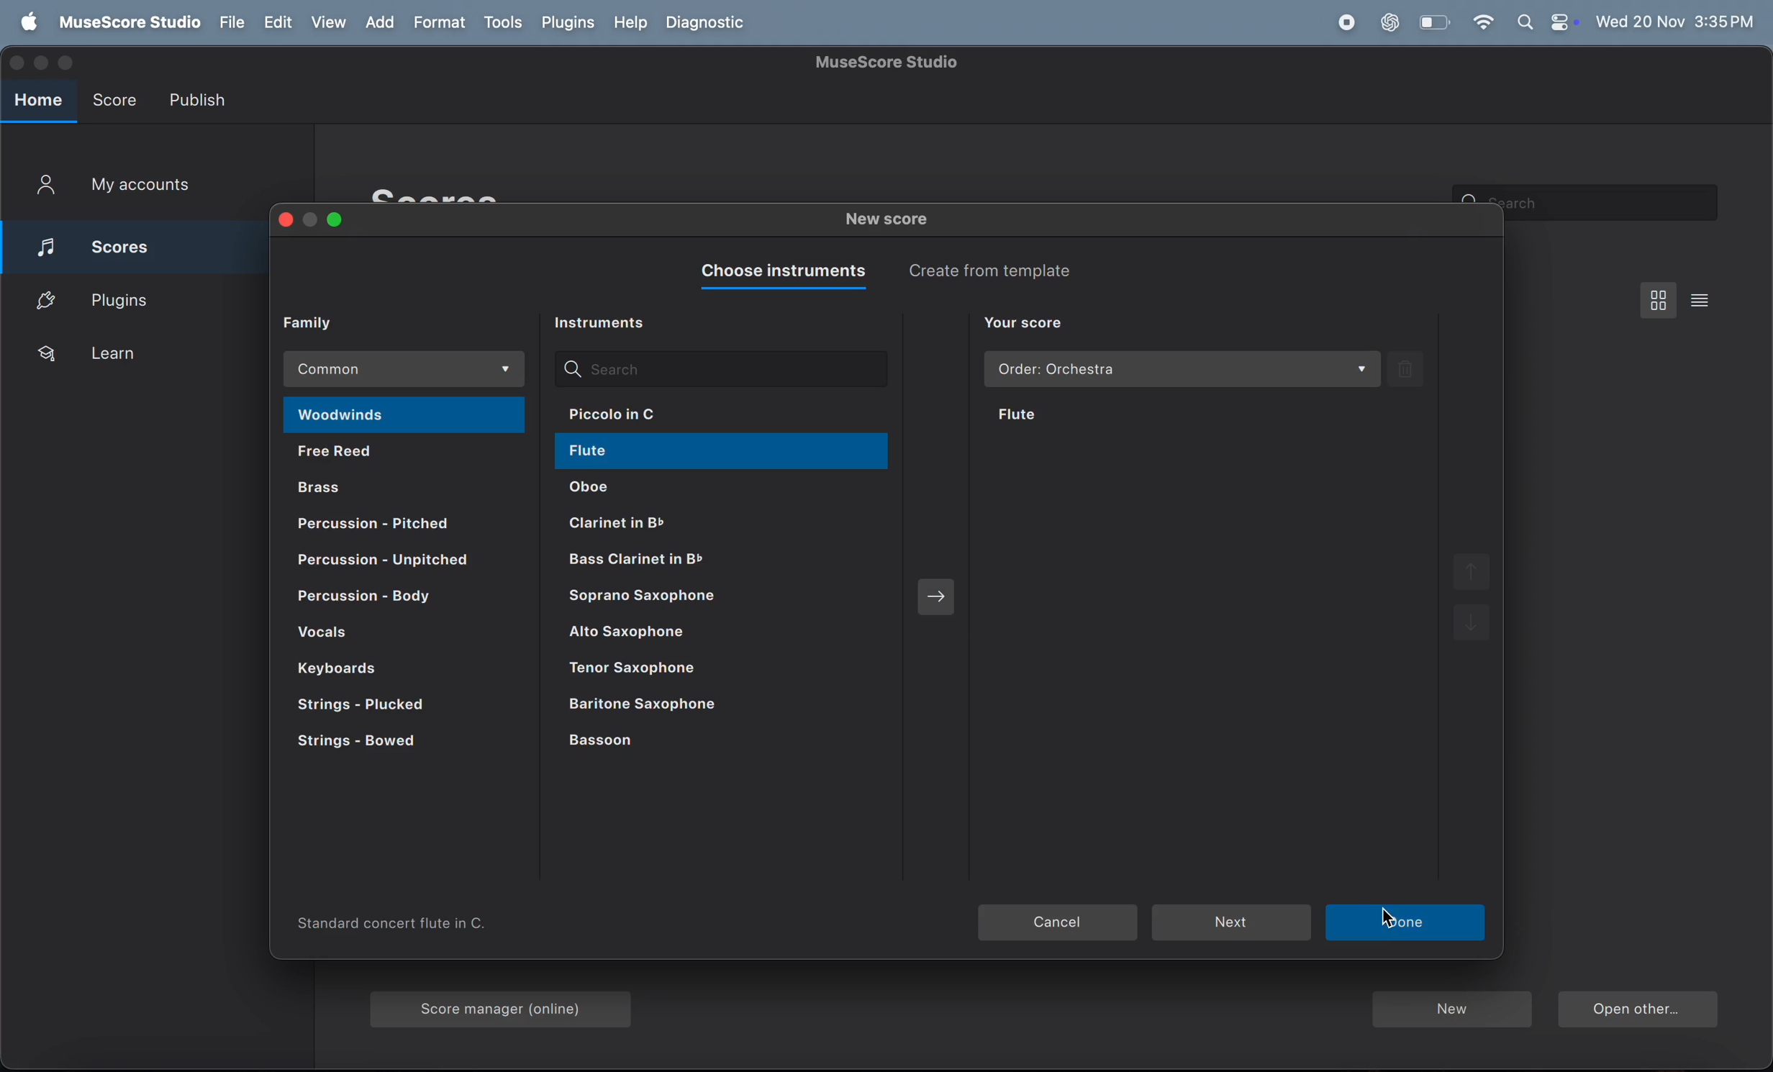 The image size is (1773, 1072). Describe the element at coordinates (403, 523) in the screenshot. I see `percussion pitched` at that location.